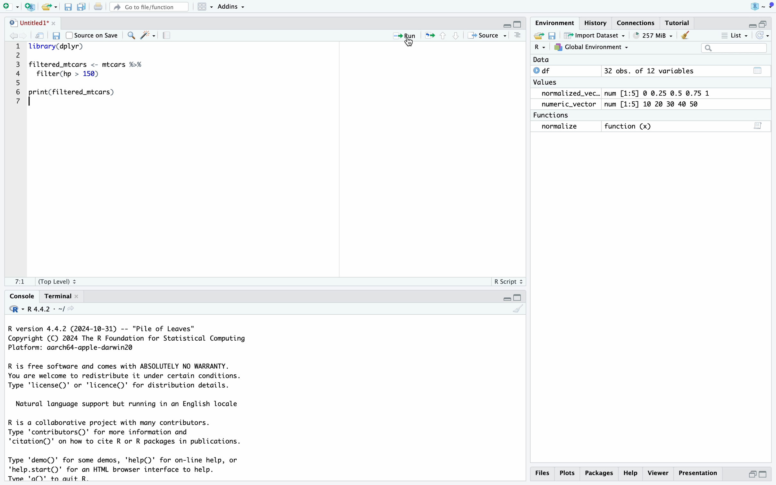 This screenshot has height=485, width=776. What do you see at coordinates (699, 473) in the screenshot?
I see `Presentation` at bounding box center [699, 473].